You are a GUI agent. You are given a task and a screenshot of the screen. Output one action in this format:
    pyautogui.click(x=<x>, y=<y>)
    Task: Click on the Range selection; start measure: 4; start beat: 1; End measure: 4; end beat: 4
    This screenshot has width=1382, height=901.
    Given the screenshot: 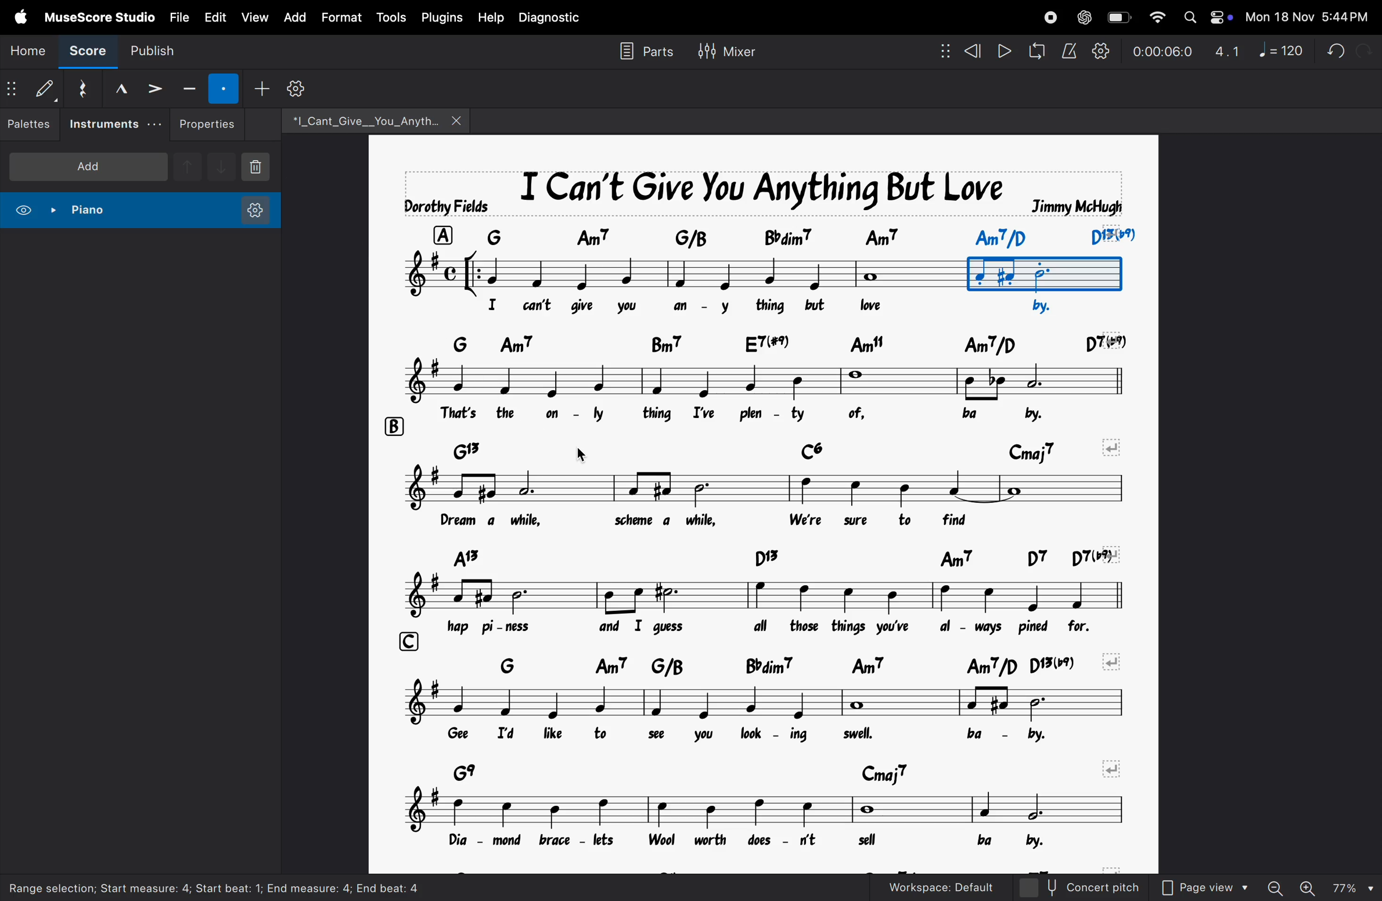 What is the action you would take?
    pyautogui.click(x=218, y=887)
    